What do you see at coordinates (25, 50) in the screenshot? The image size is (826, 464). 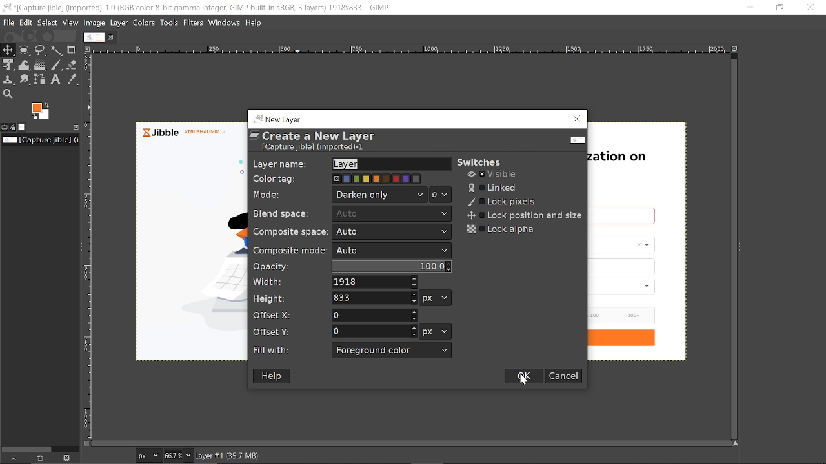 I see `Ellipse select tool` at bounding box center [25, 50].